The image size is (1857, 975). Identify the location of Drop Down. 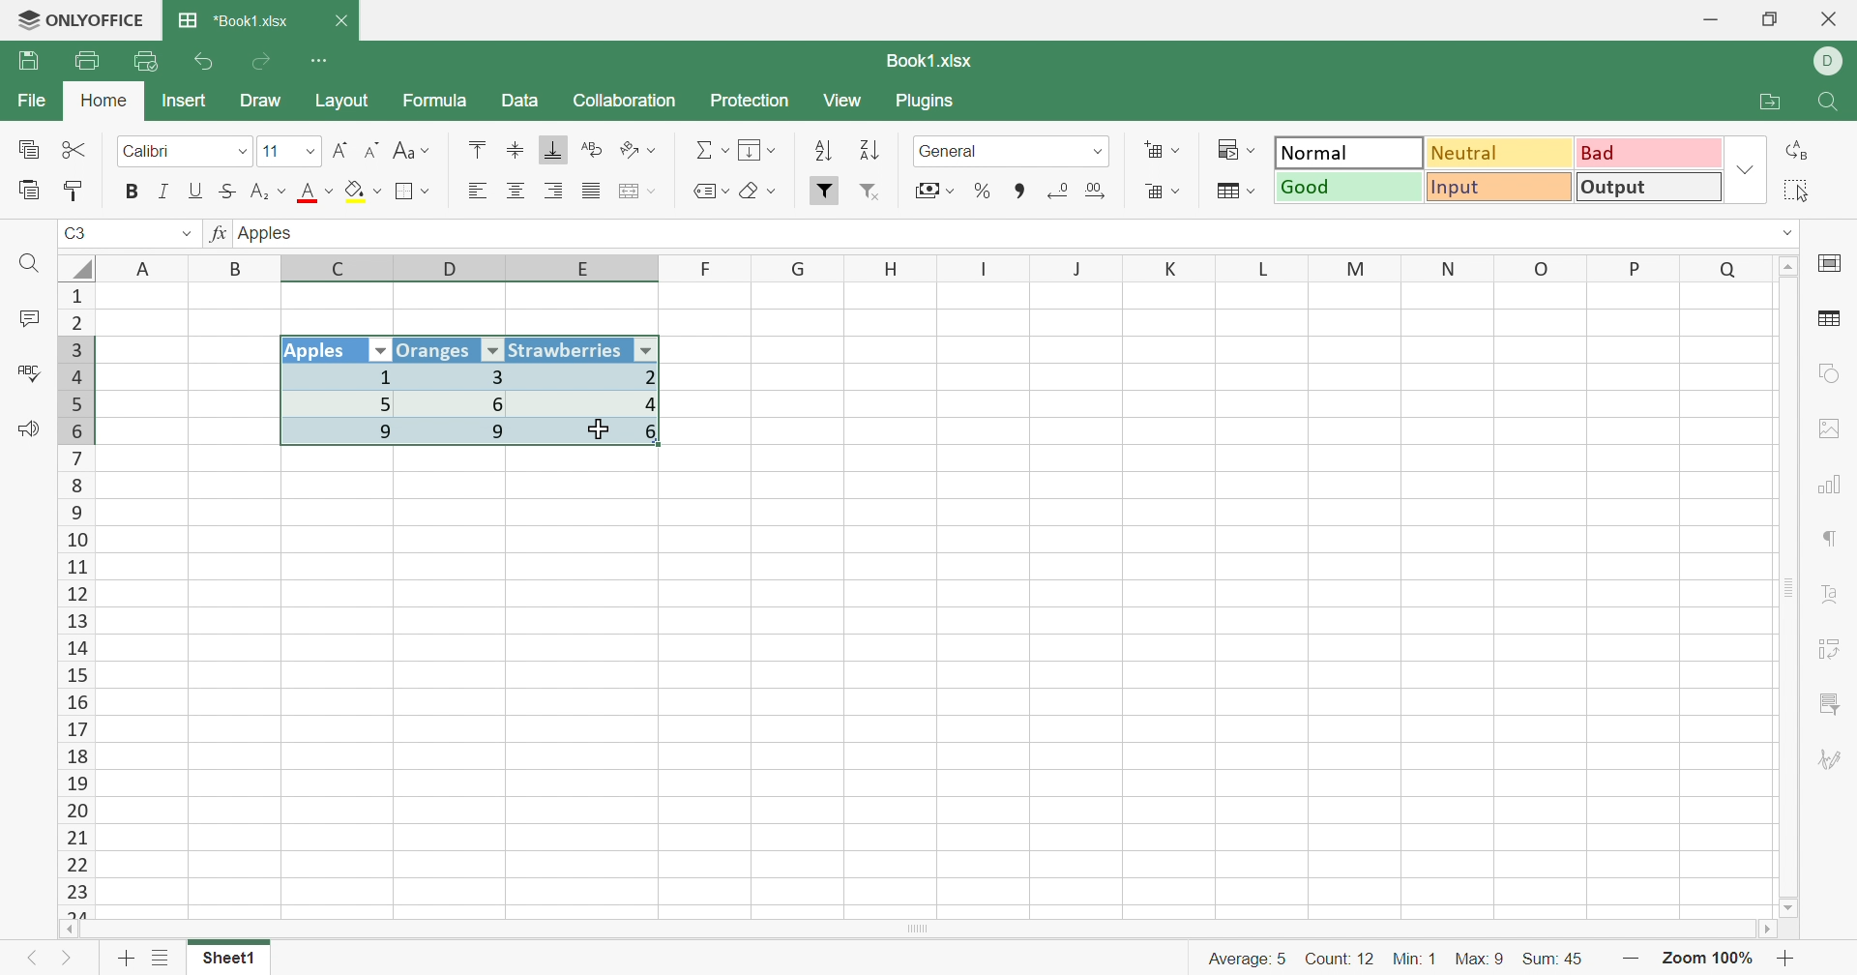
(307, 154).